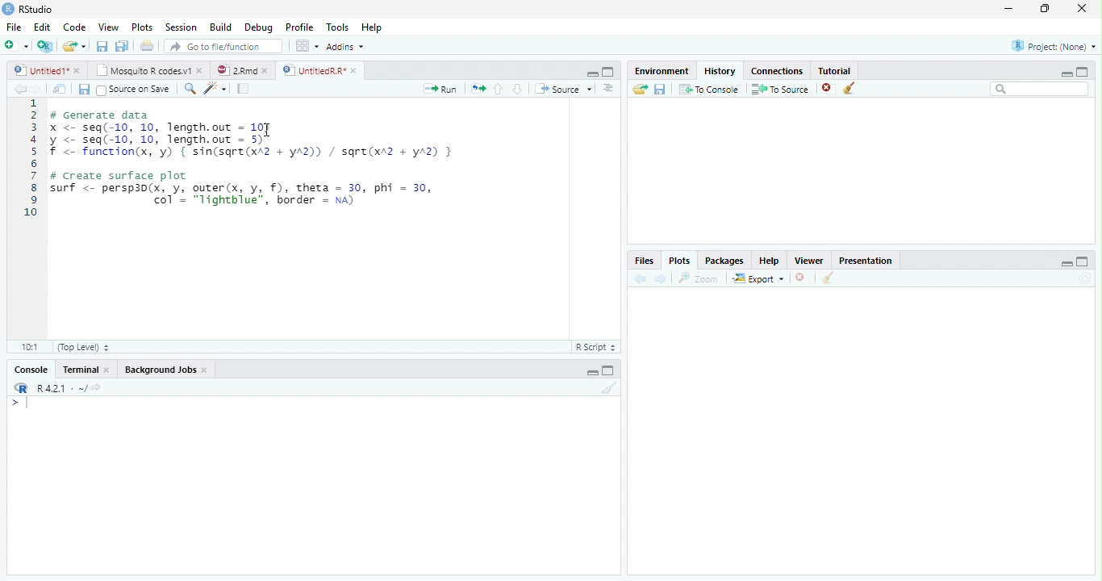 This screenshot has height=581, width=1102. What do you see at coordinates (39, 69) in the screenshot?
I see `Untitled1*` at bounding box center [39, 69].